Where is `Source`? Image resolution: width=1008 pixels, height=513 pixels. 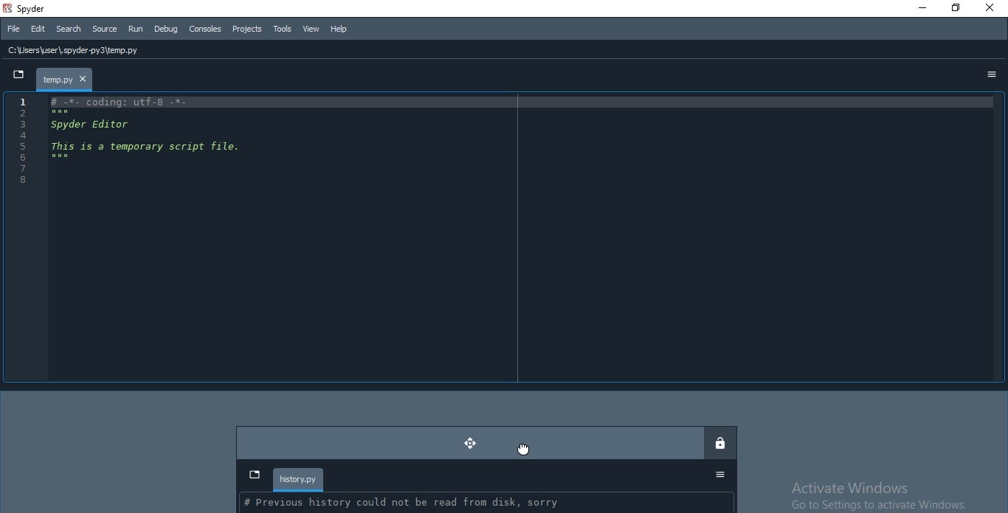
Source is located at coordinates (106, 29).